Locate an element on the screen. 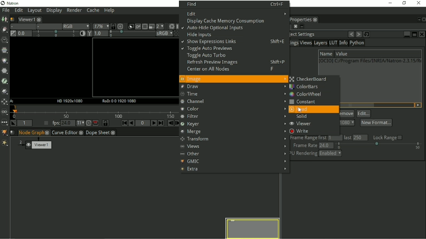 This screenshot has width=426, height=239. Enables the region of interest that limit the portion of the viewer is located at coordinates (144, 26).